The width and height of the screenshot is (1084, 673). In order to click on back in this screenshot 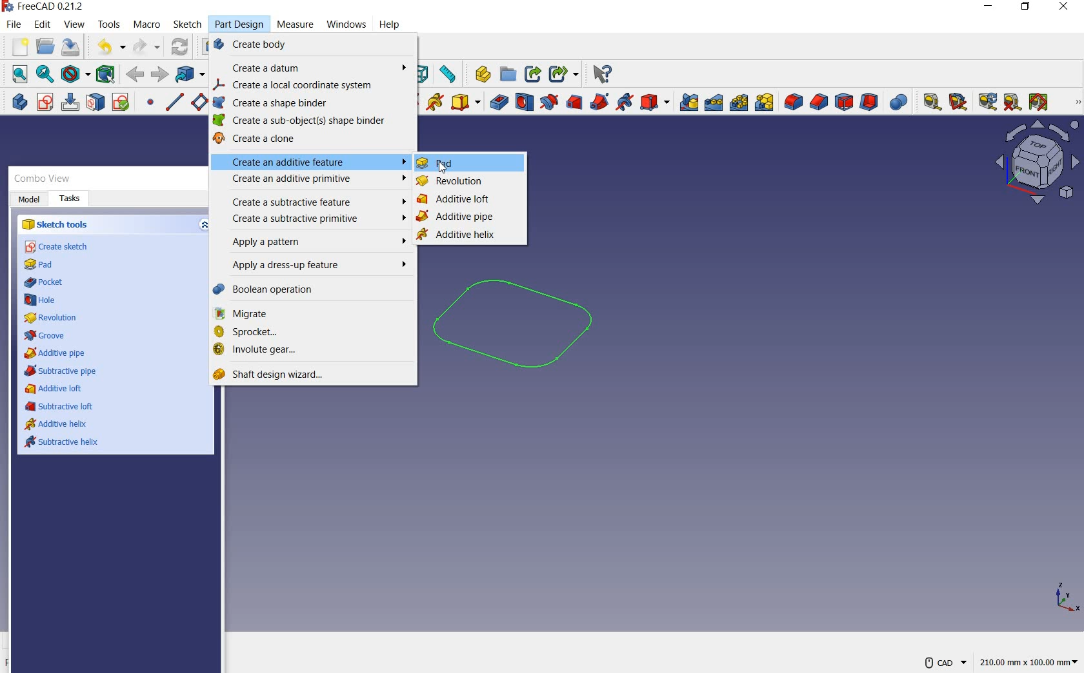, I will do `click(161, 75)`.